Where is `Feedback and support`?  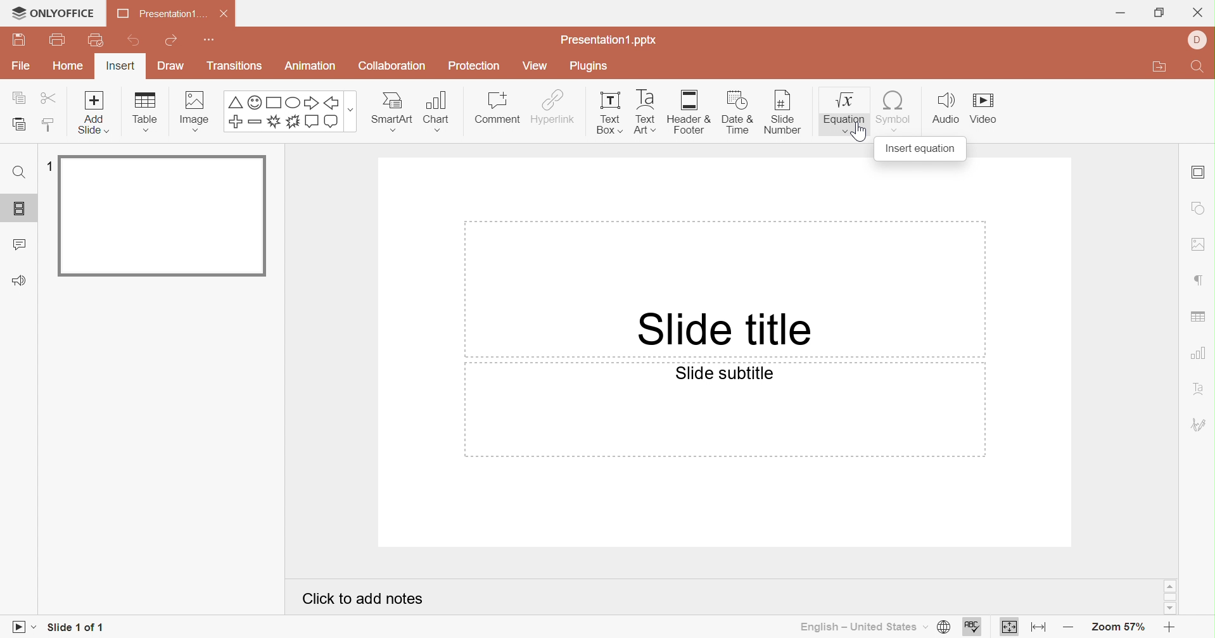
Feedback and support is located at coordinates (22, 280).